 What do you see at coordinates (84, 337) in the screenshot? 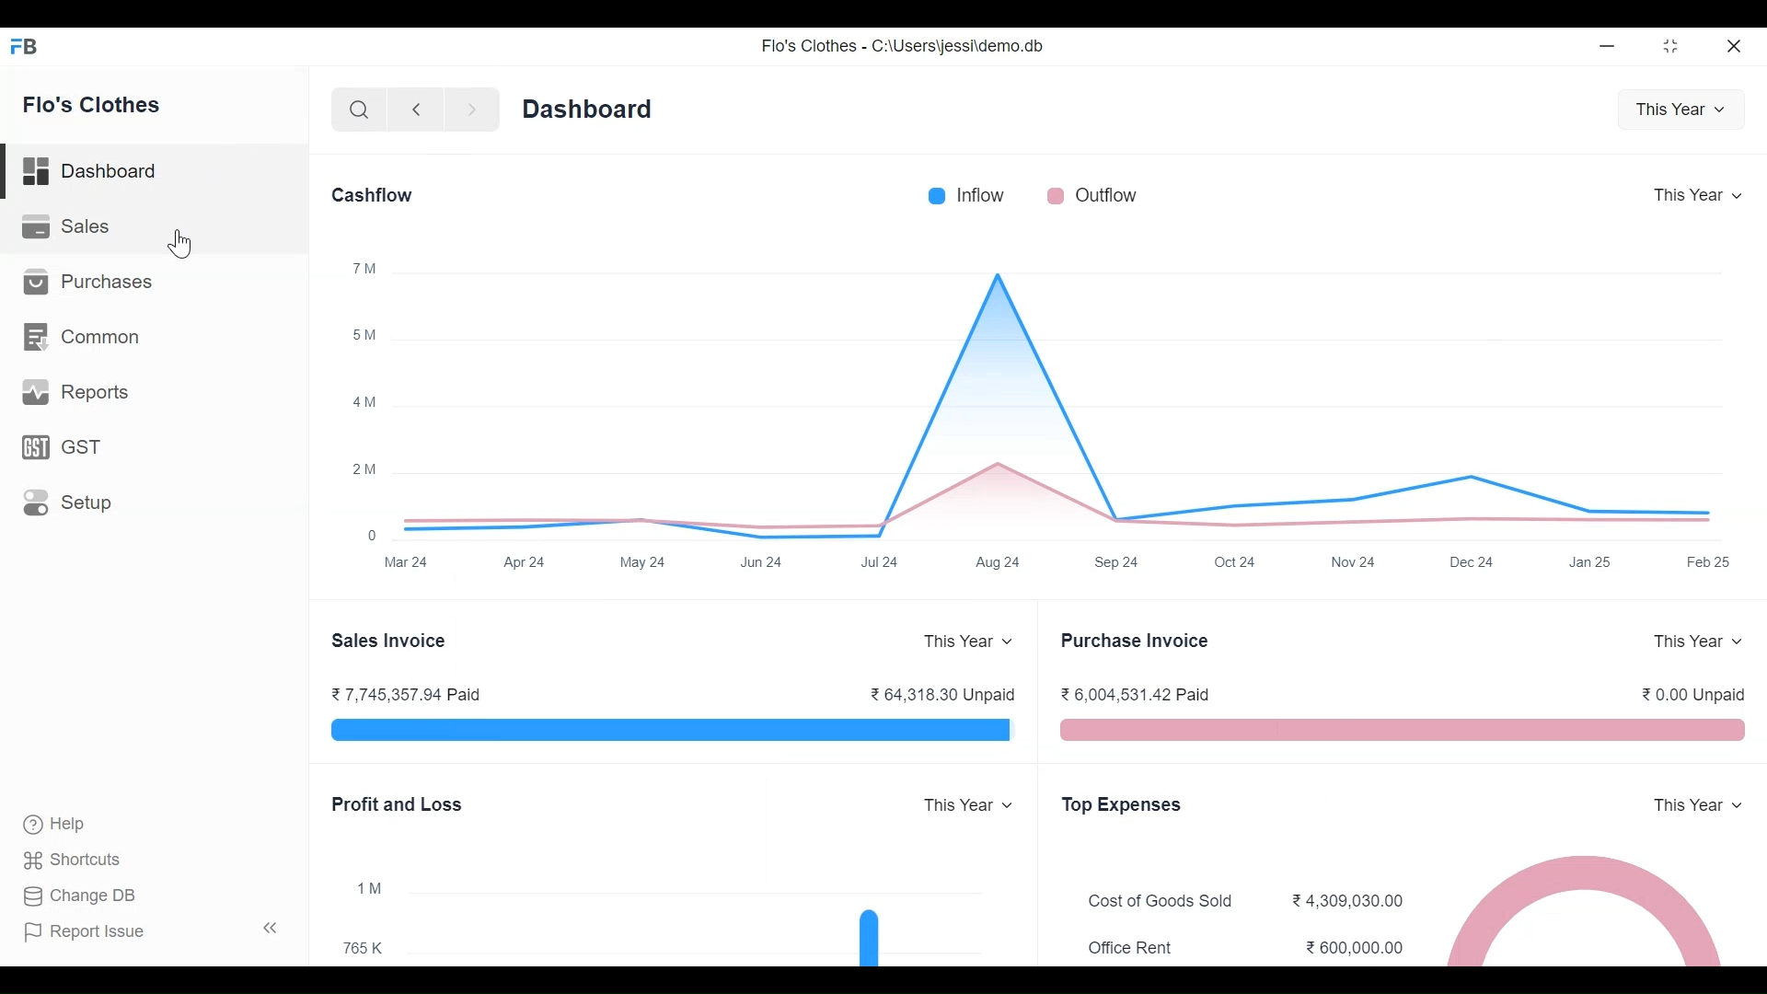
I see `Common` at bounding box center [84, 337].